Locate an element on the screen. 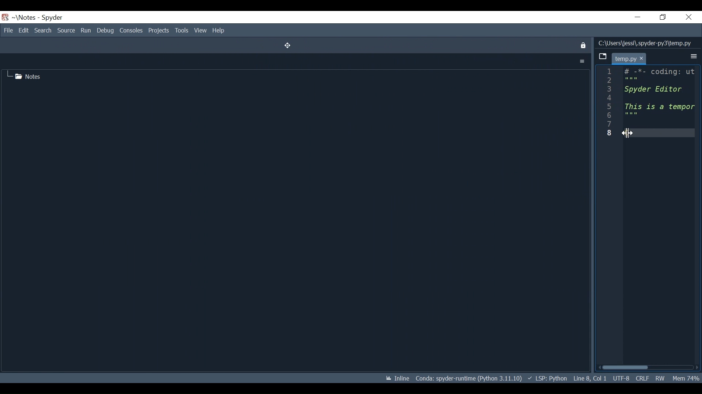 Image resolution: width=702 pixels, height=394 pixels. LSP: Python is located at coordinates (547, 378).